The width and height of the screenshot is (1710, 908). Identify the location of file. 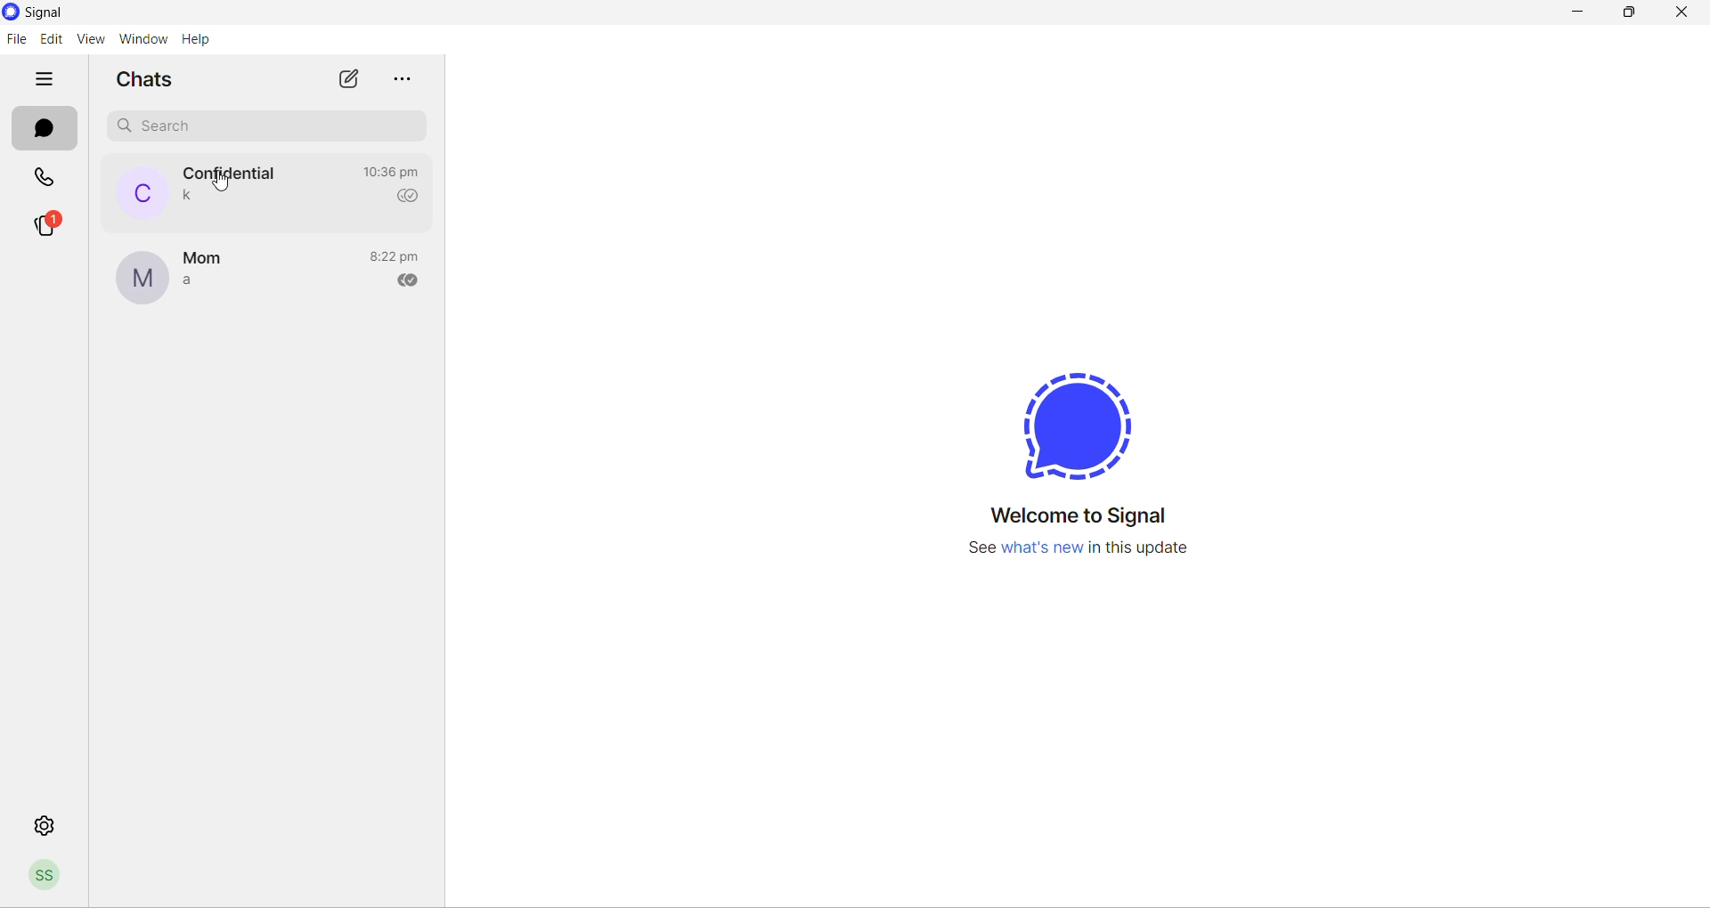
(16, 39).